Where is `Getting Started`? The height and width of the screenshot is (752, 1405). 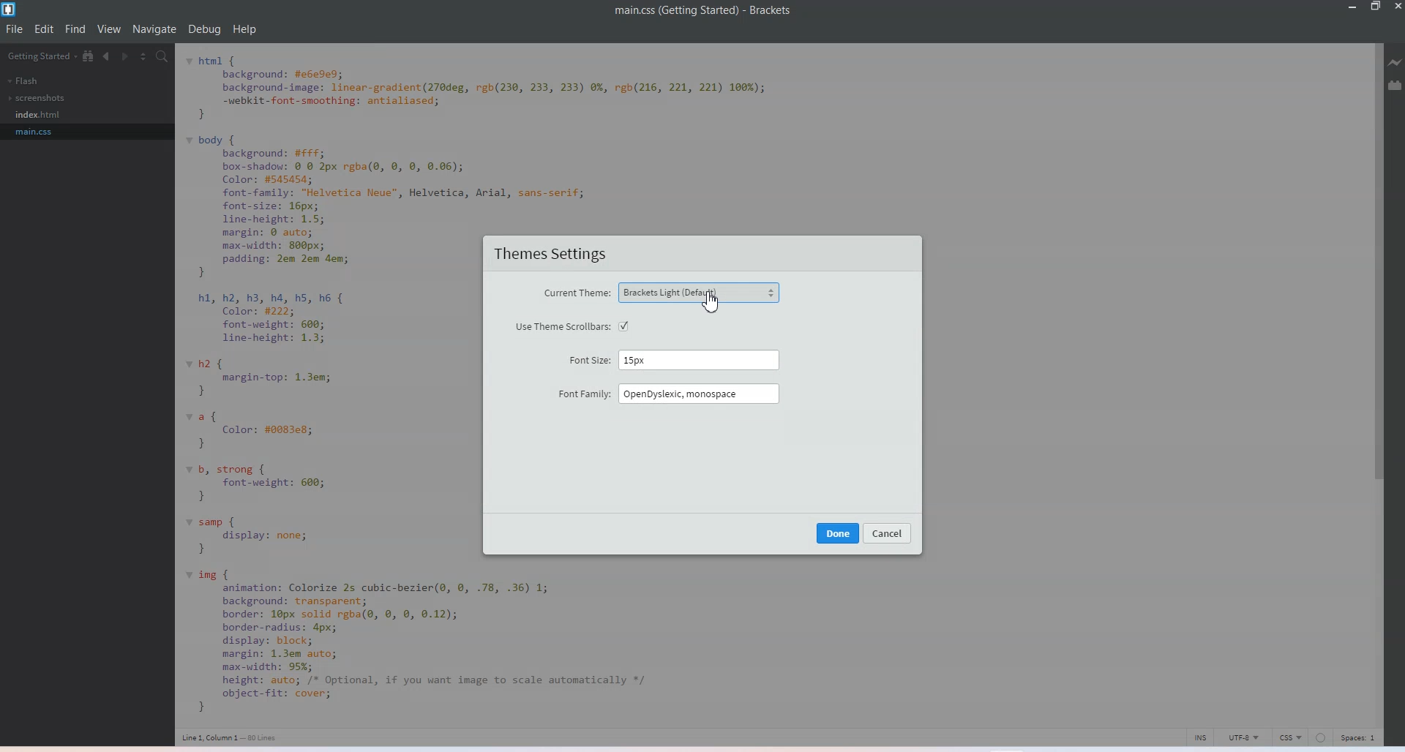 Getting Started is located at coordinates (42, 57).